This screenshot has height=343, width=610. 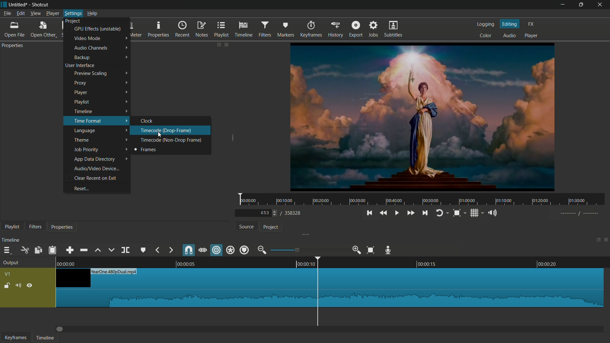 I want to click on properties, so click(x=159, y=29).